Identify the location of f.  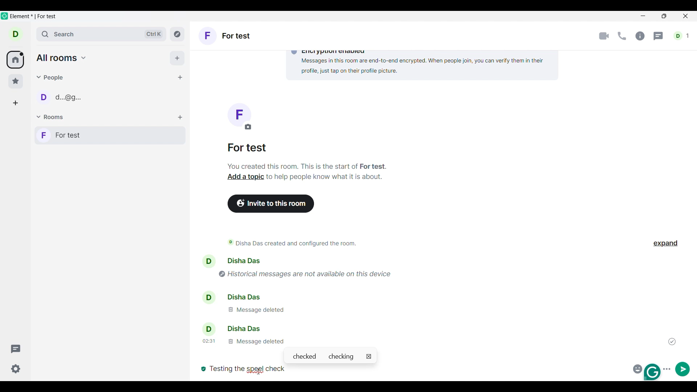
(239, 117).